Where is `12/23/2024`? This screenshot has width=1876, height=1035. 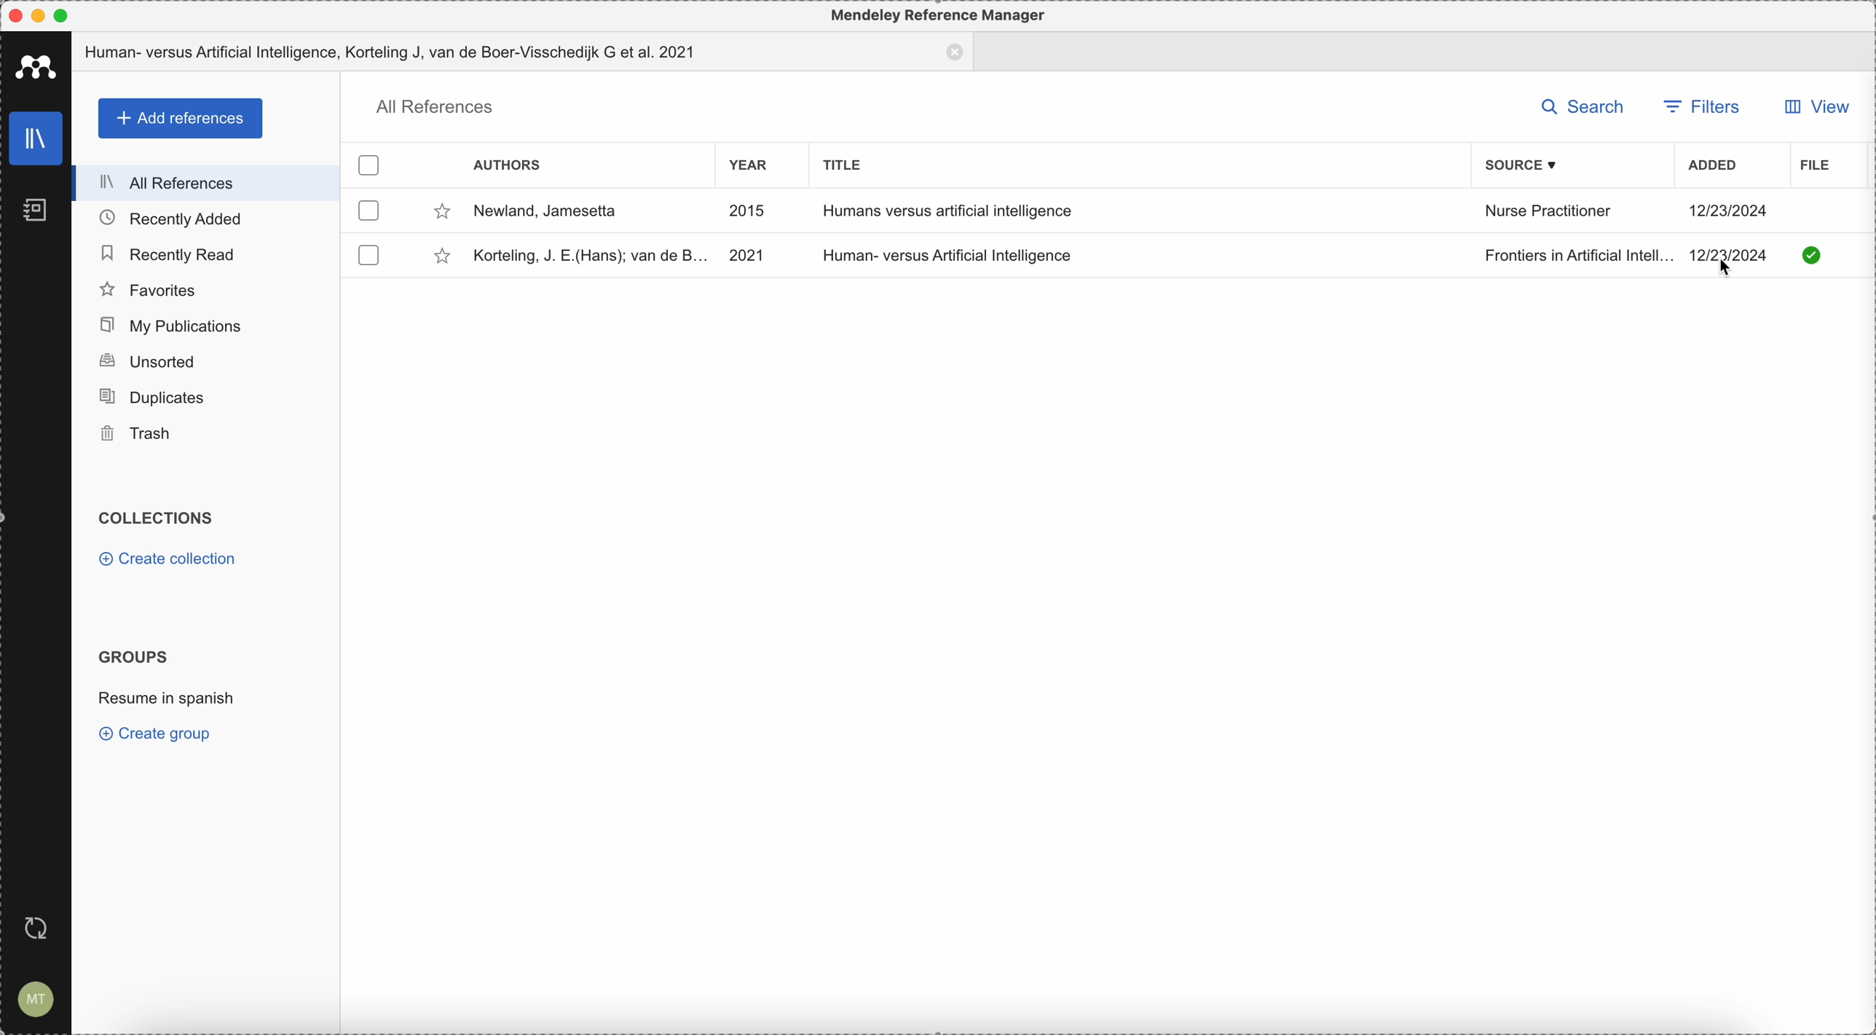 12/23/2024 is located at coordinates (1727, 254).